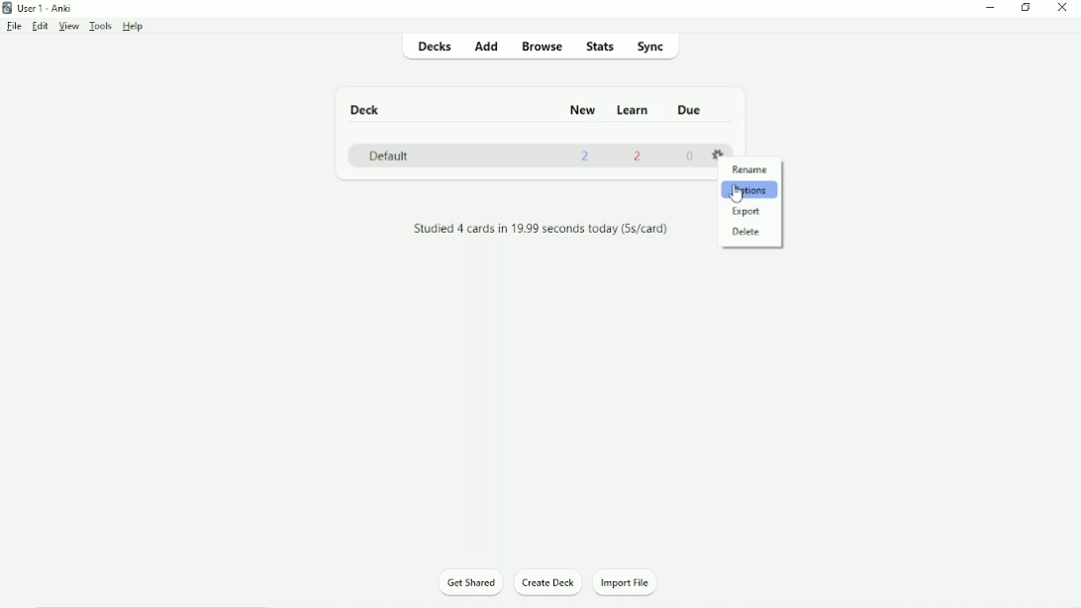 Image resolution: width=1081 pixels, height=608 pixels. Describe the element at coordinates (717, 152) in the screenshot. I see `Settings` at that location.